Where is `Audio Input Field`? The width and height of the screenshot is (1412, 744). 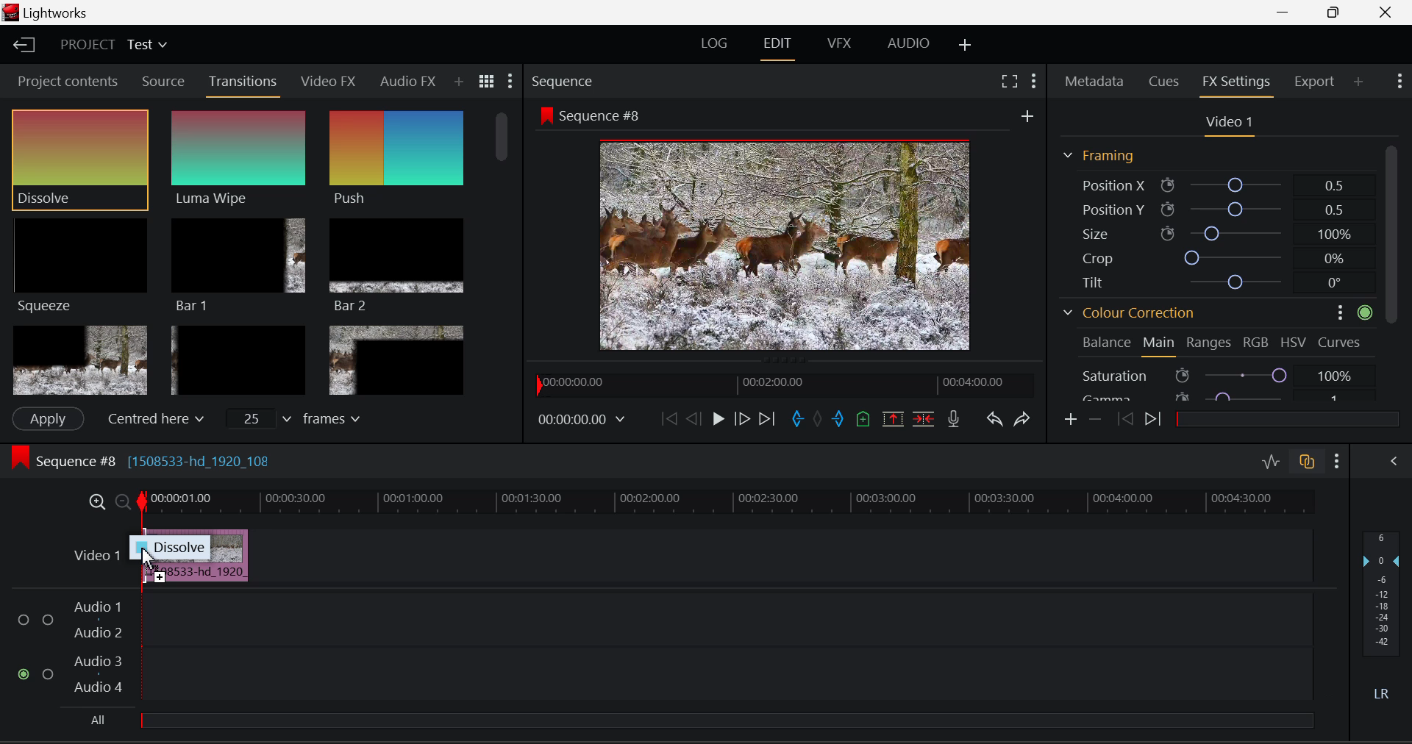 Audio Input Field is located at coordinates (724, 676).